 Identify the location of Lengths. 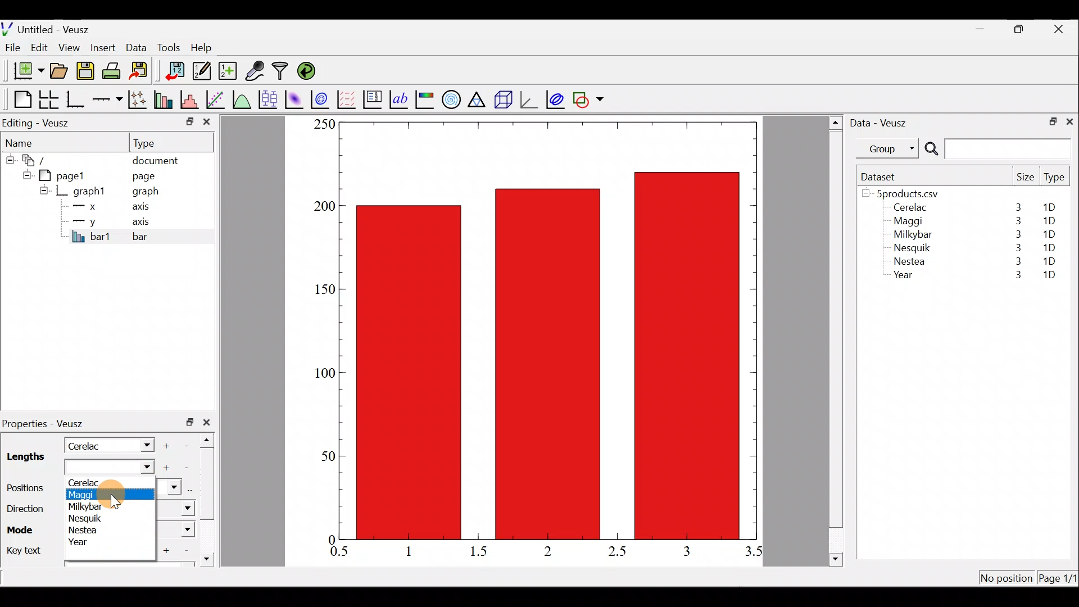
(25, 458).